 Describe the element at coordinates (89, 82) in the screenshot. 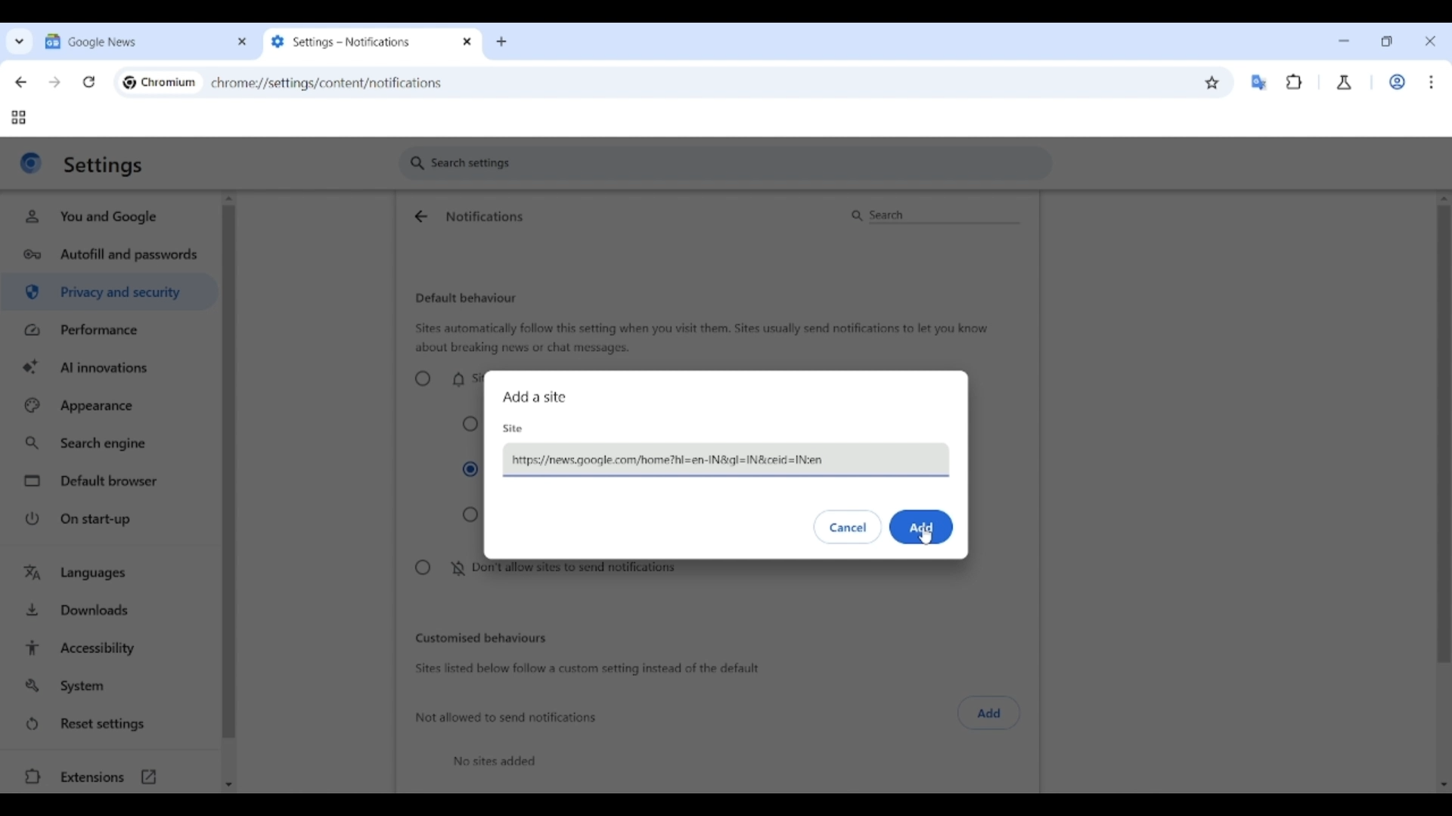

I see `Reload page` at that location.